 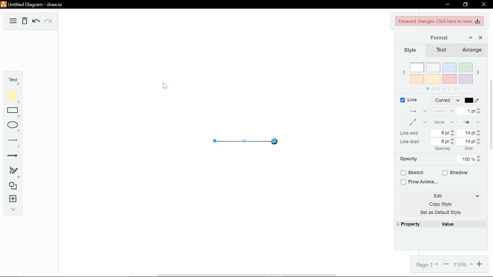 What do you see at coordinates (439, 22) in the screenshot?
I see `Unsaved changes. click here to save` at bounding box center [439, 22].